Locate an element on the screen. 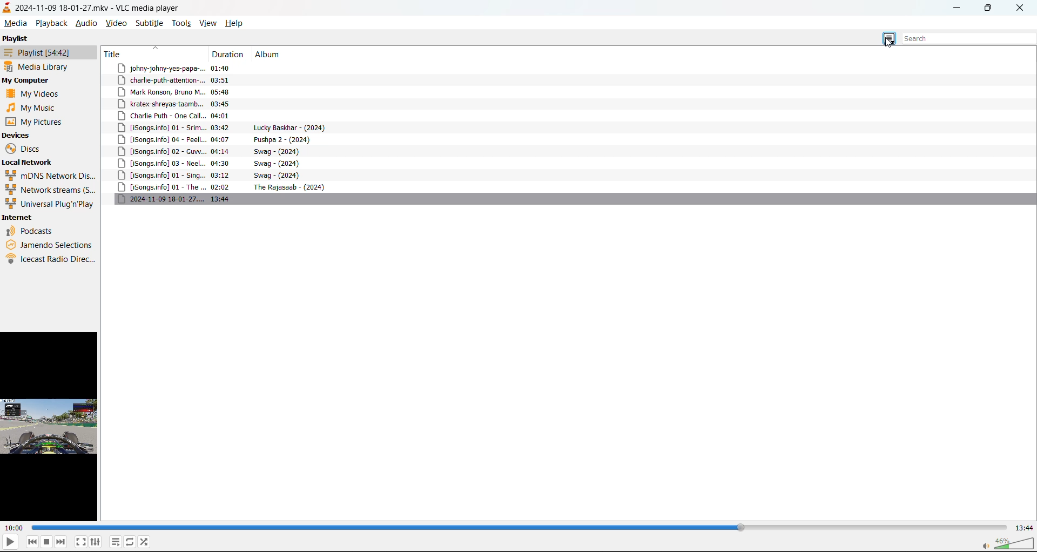 The image size is (1037, 552). cursor is located at coordinates (887, 44).